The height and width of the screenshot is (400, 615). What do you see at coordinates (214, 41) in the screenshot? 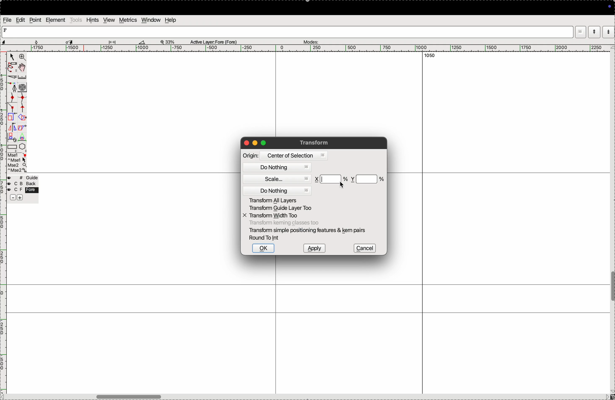
I see `Active layer` at bounding box center [214, 41].